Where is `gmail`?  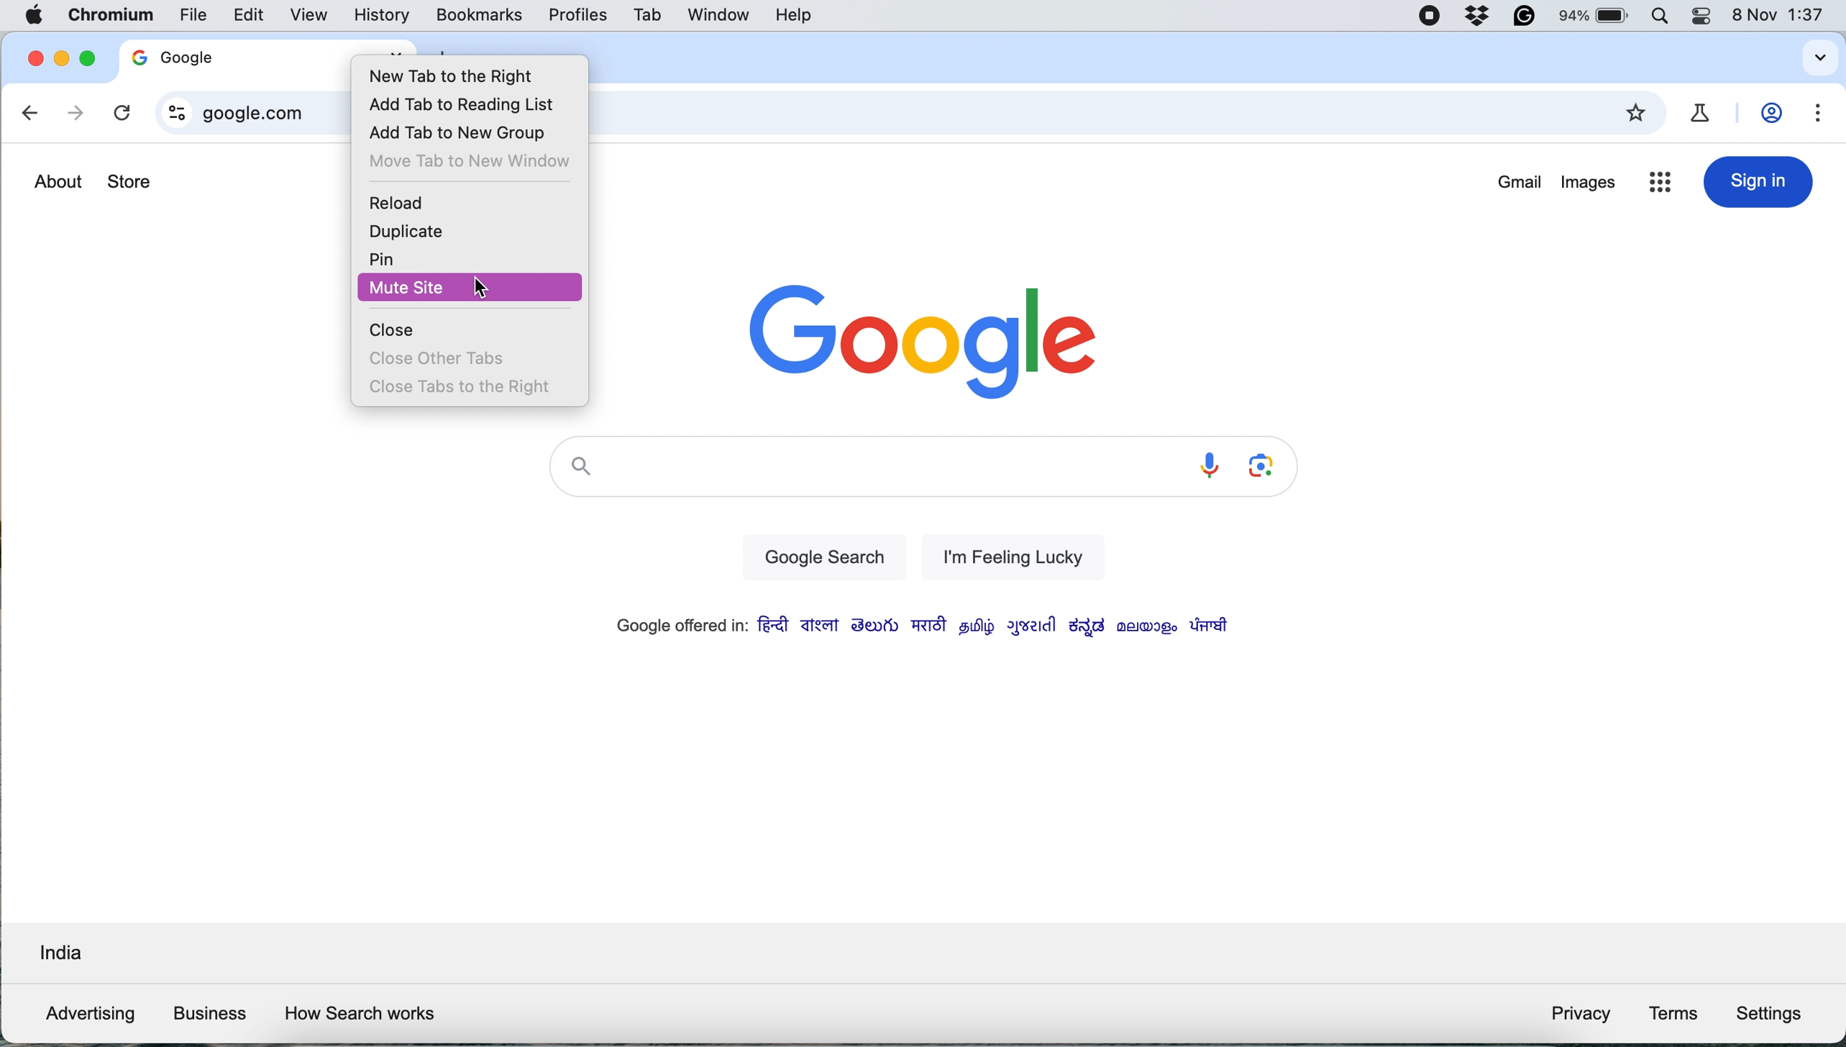 gmail is located at coordinates (1520, 183).